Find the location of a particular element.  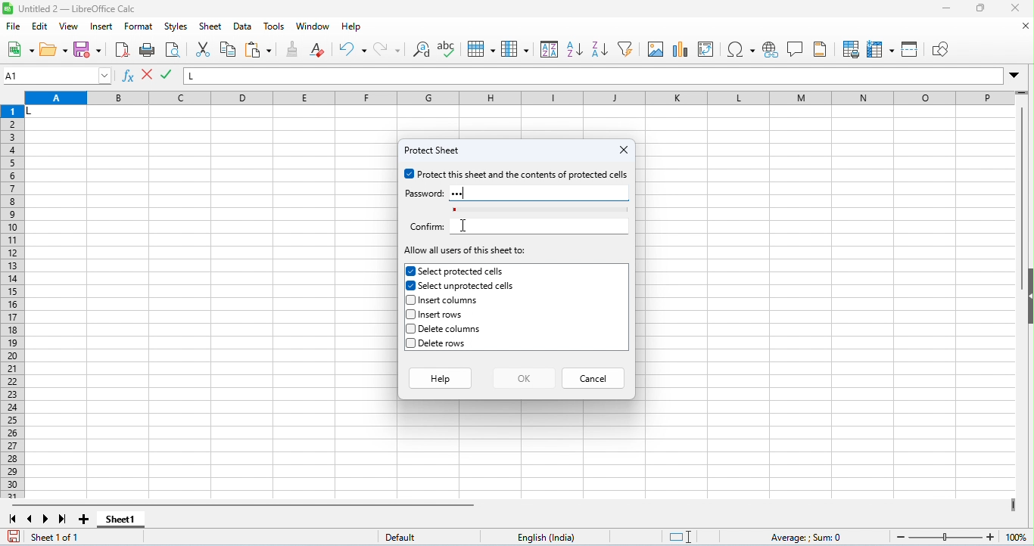

split window is located at coordinates (911, 48).